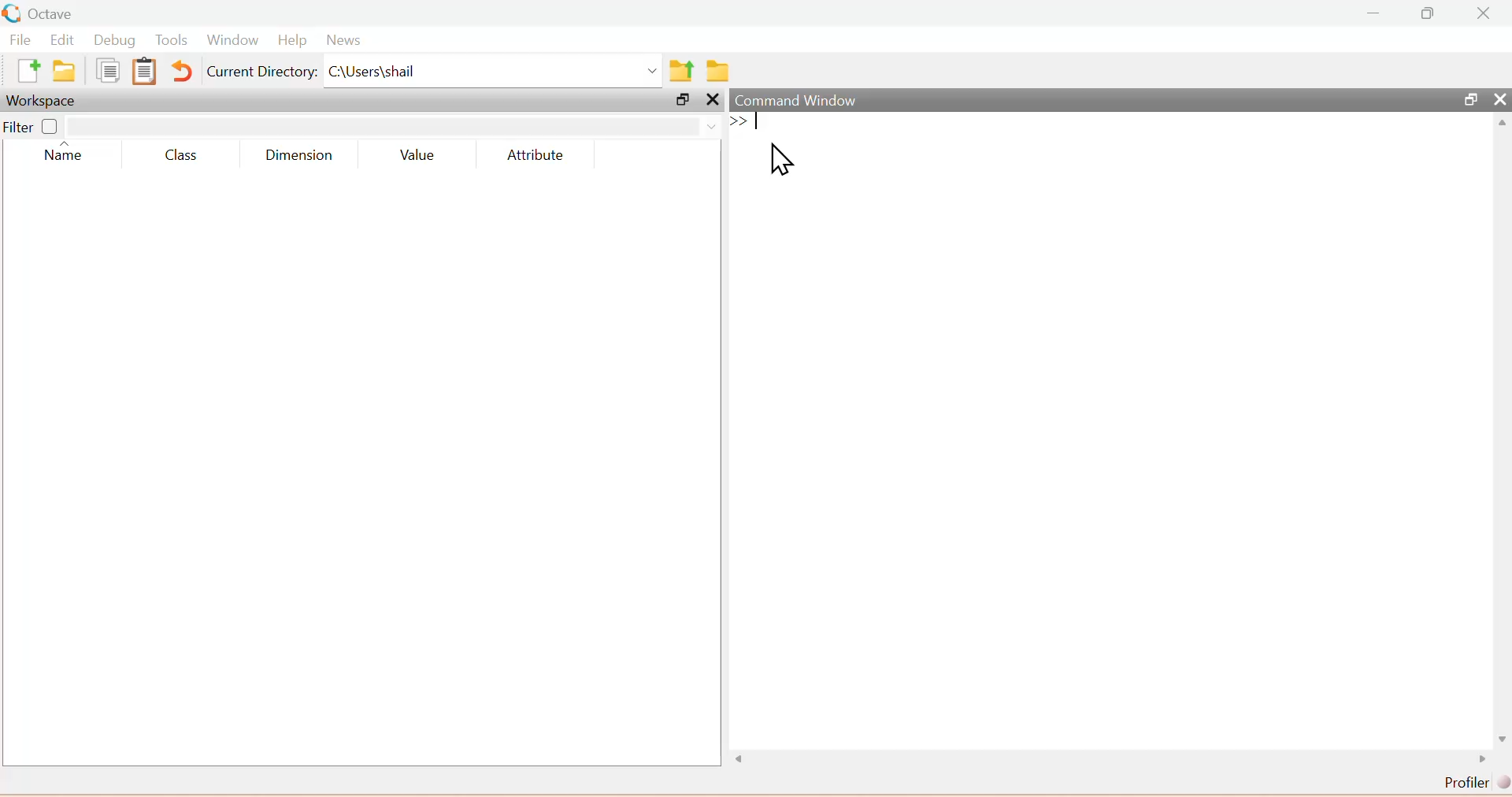  What do you see at coordinates (1498, 737) in the screenshot?
I see `scroll down` at bounding box center [1498, 737].